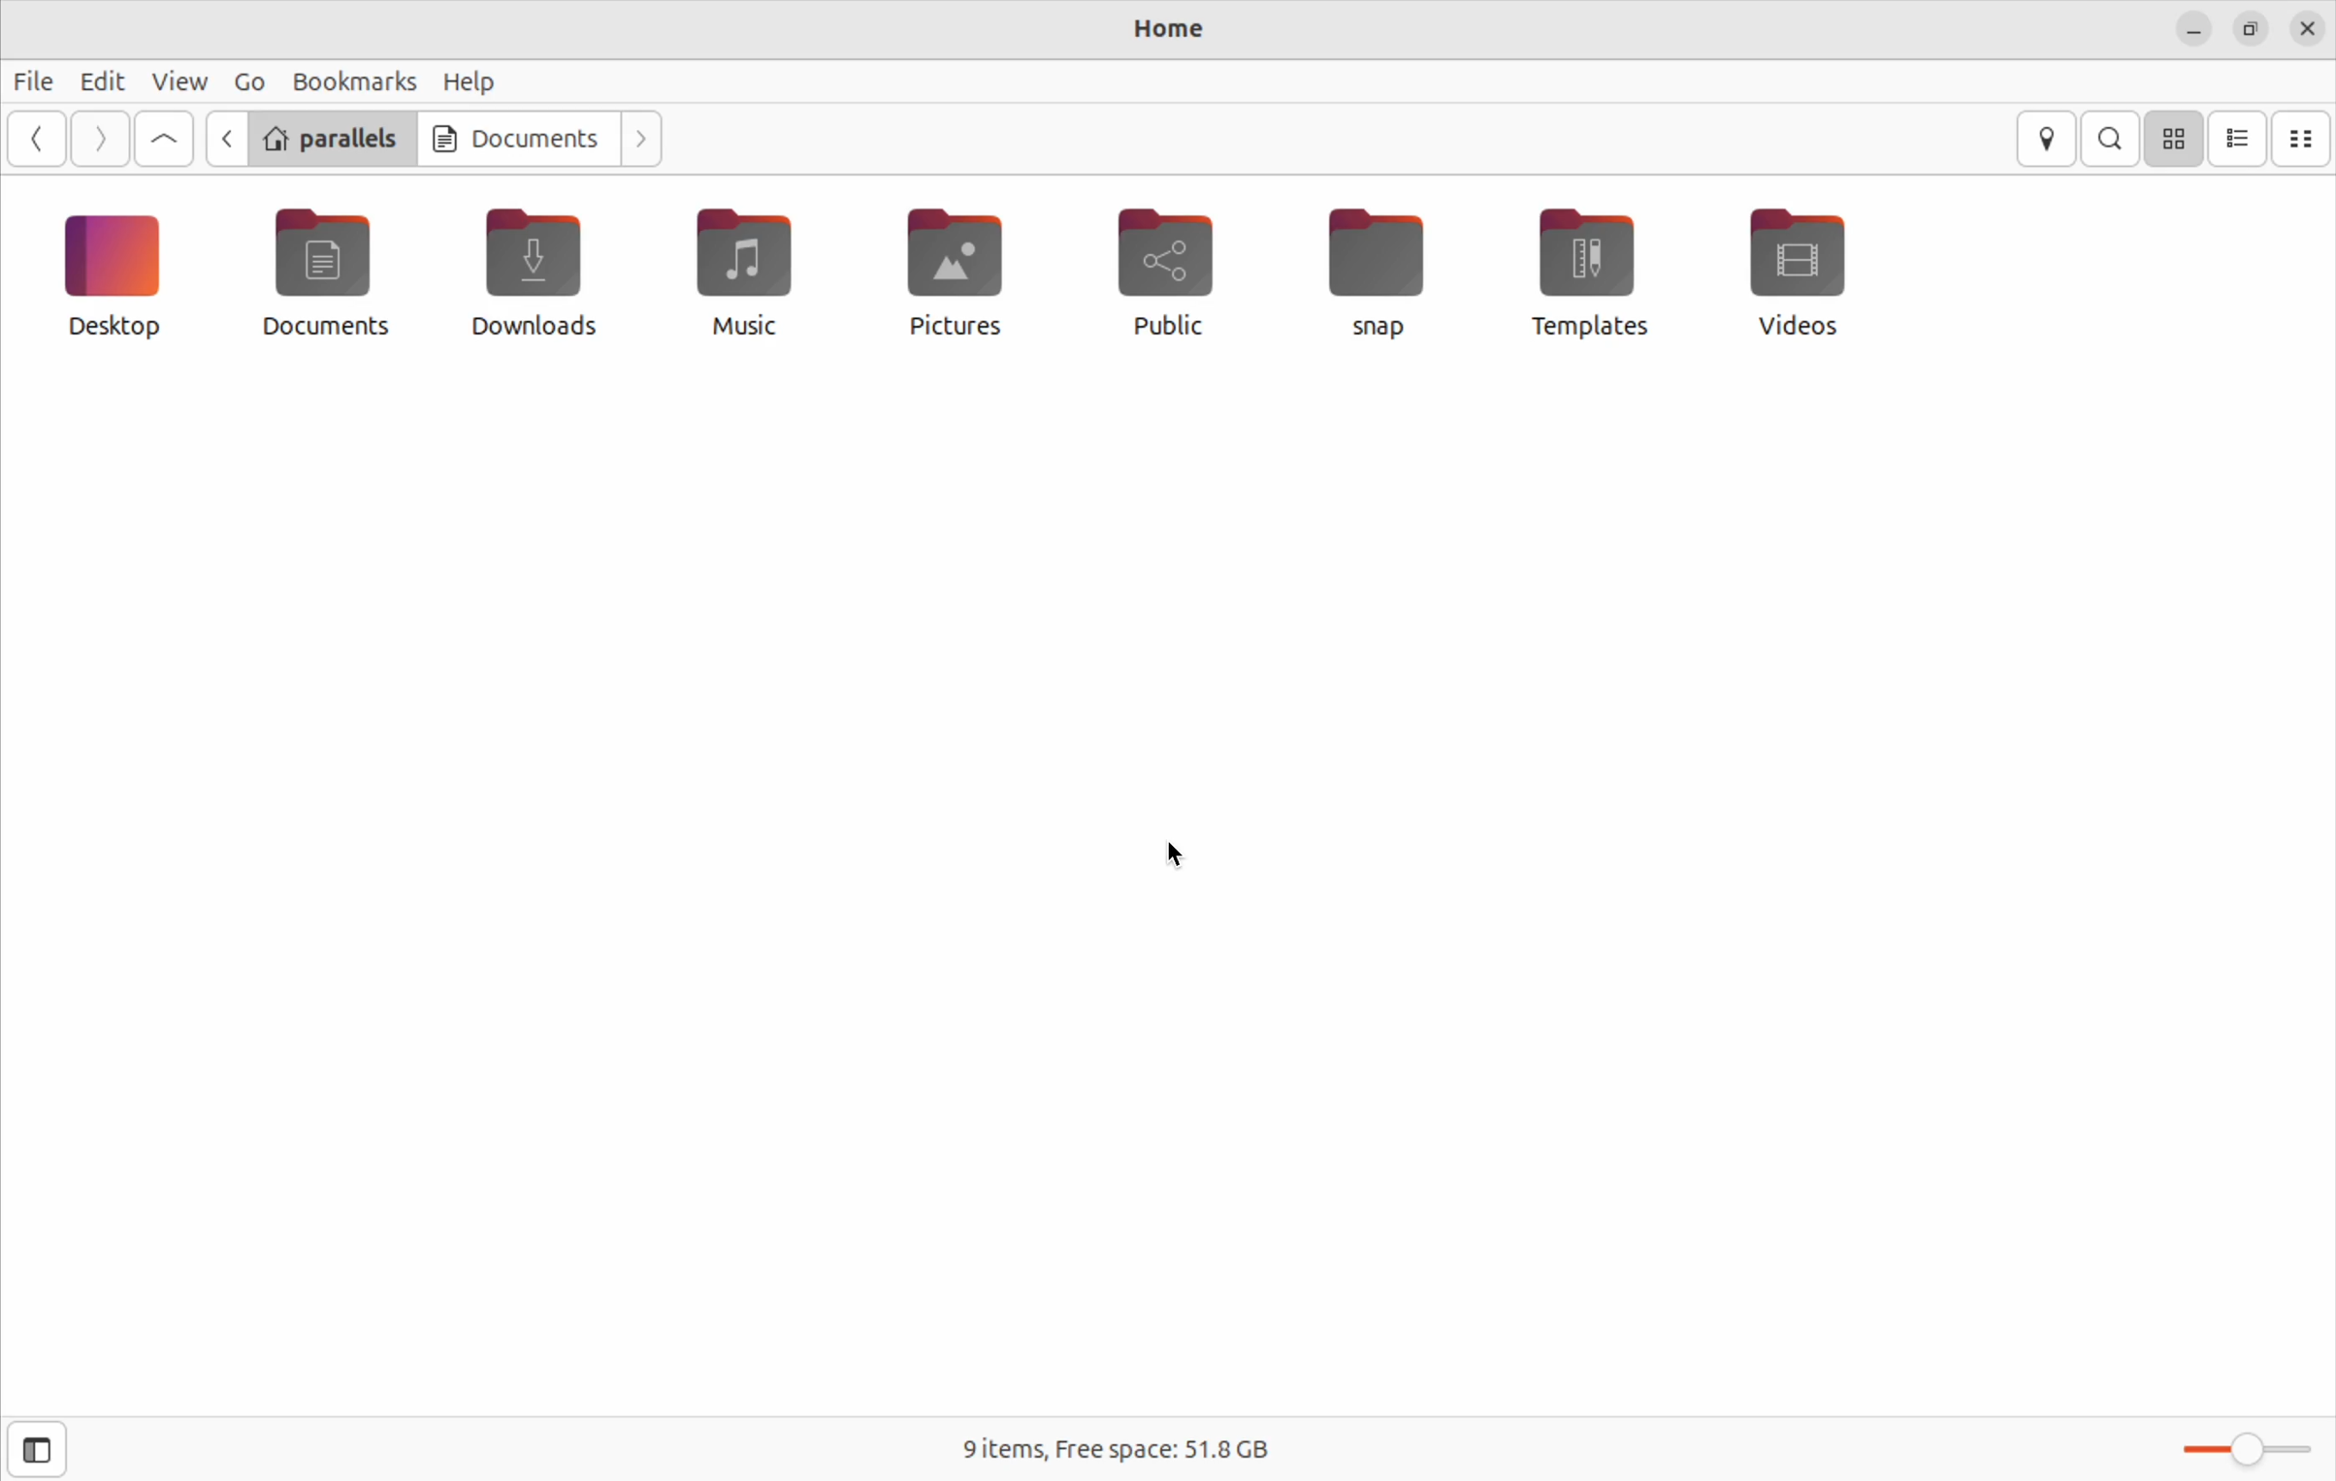 This screenshot has height=1481, width=2336. Describe the element at coordinates (2051, 140) in the screenshot. I see `location` at that location.